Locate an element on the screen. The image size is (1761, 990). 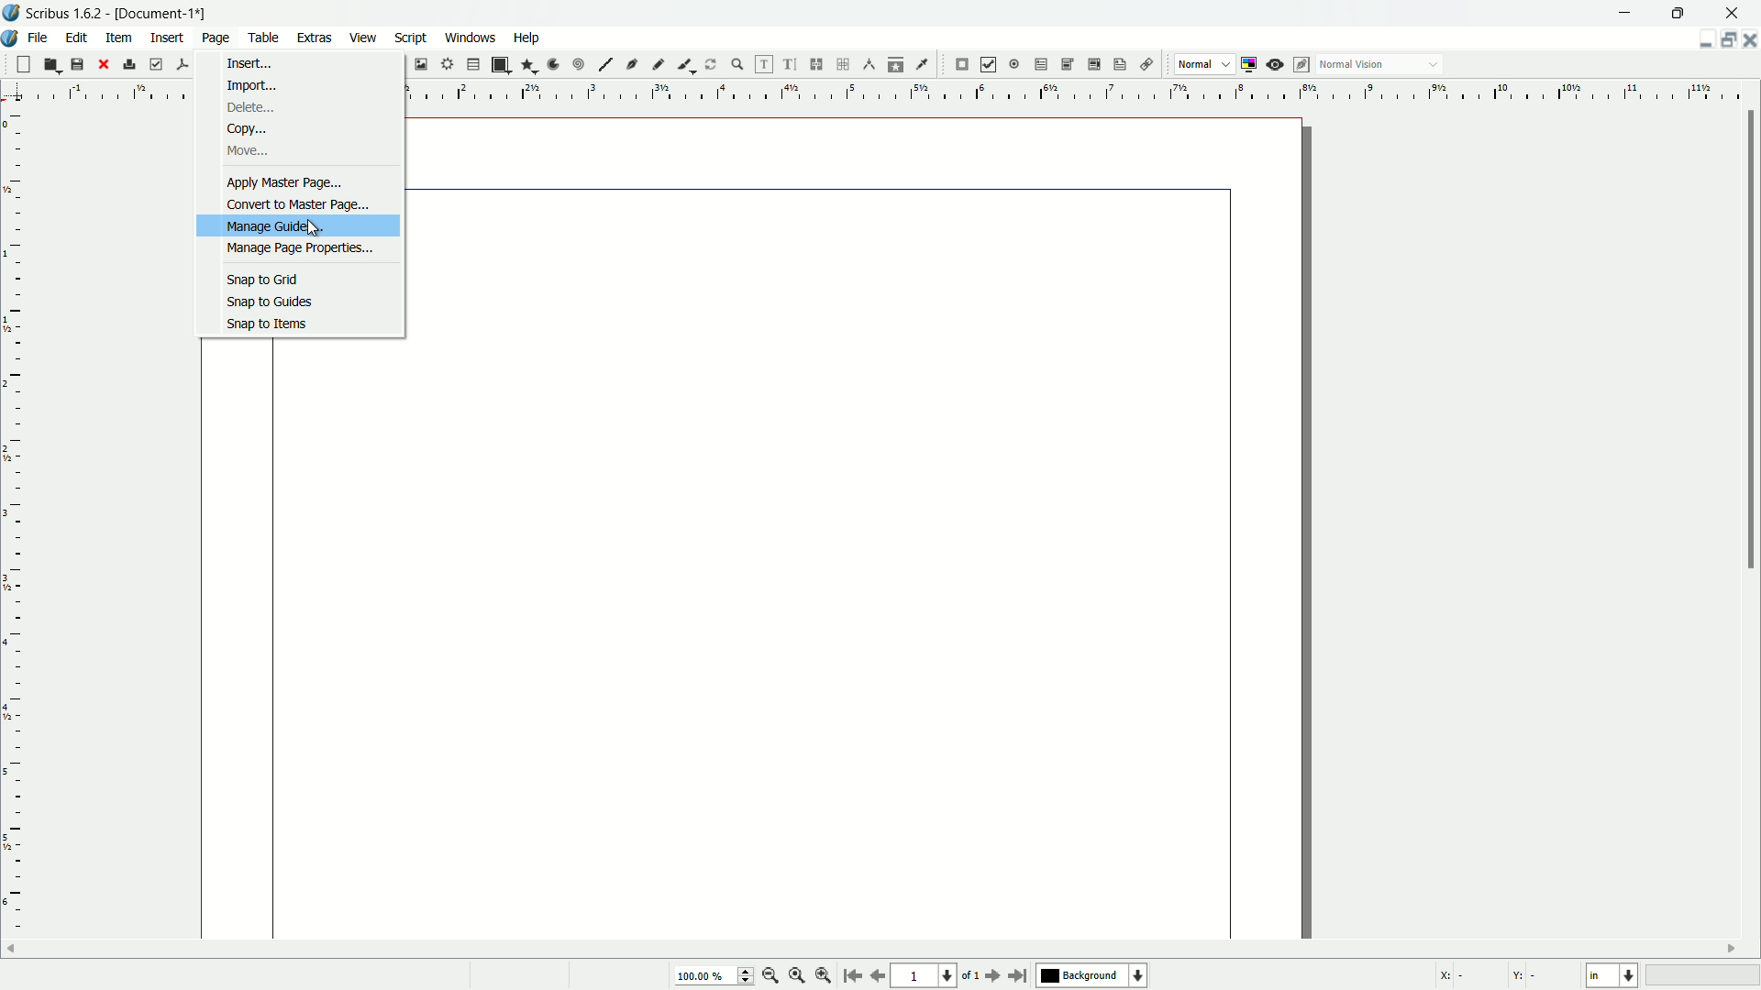
save is located at coordinates (77, 65).